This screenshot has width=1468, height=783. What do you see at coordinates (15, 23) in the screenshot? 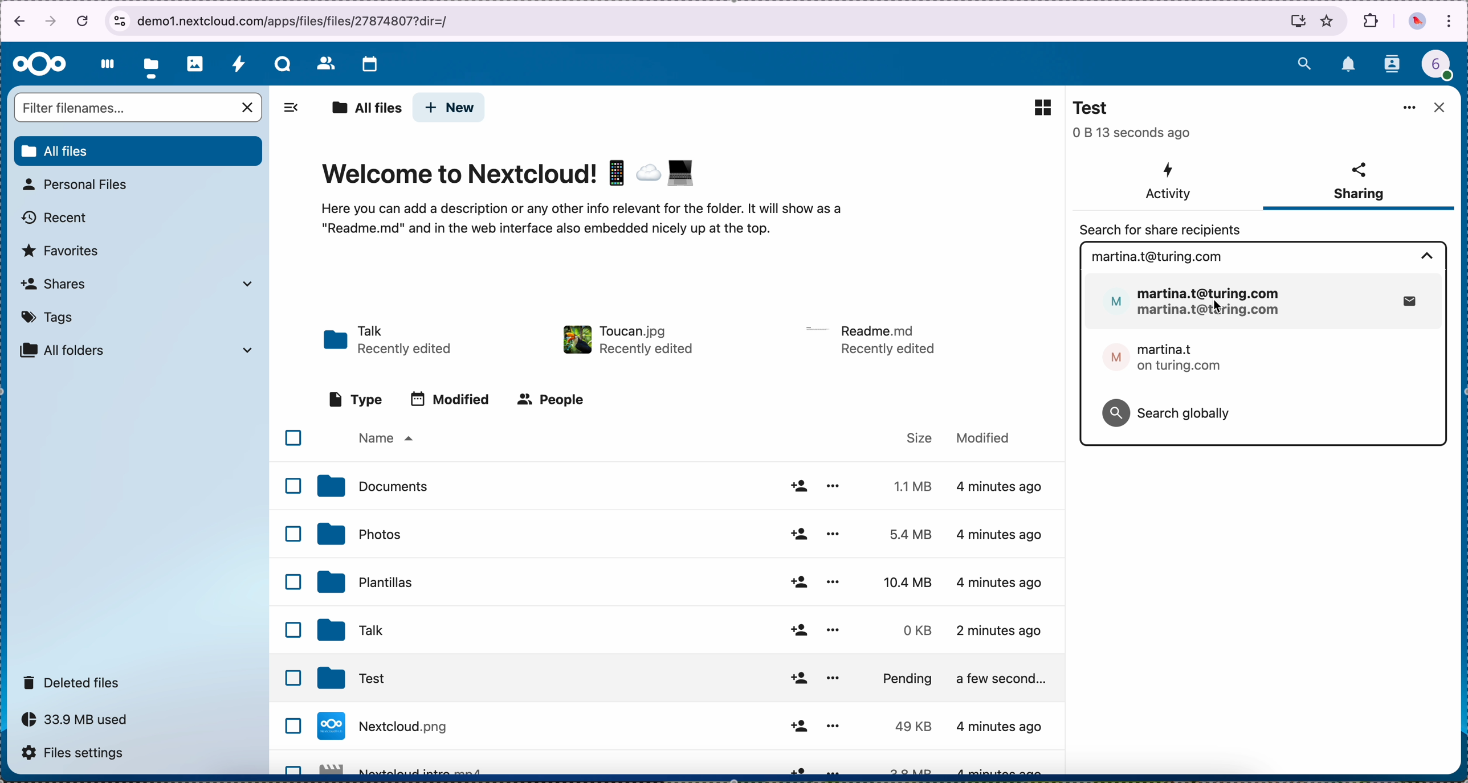
I see `navigate back` at bounding box center [15, 23].